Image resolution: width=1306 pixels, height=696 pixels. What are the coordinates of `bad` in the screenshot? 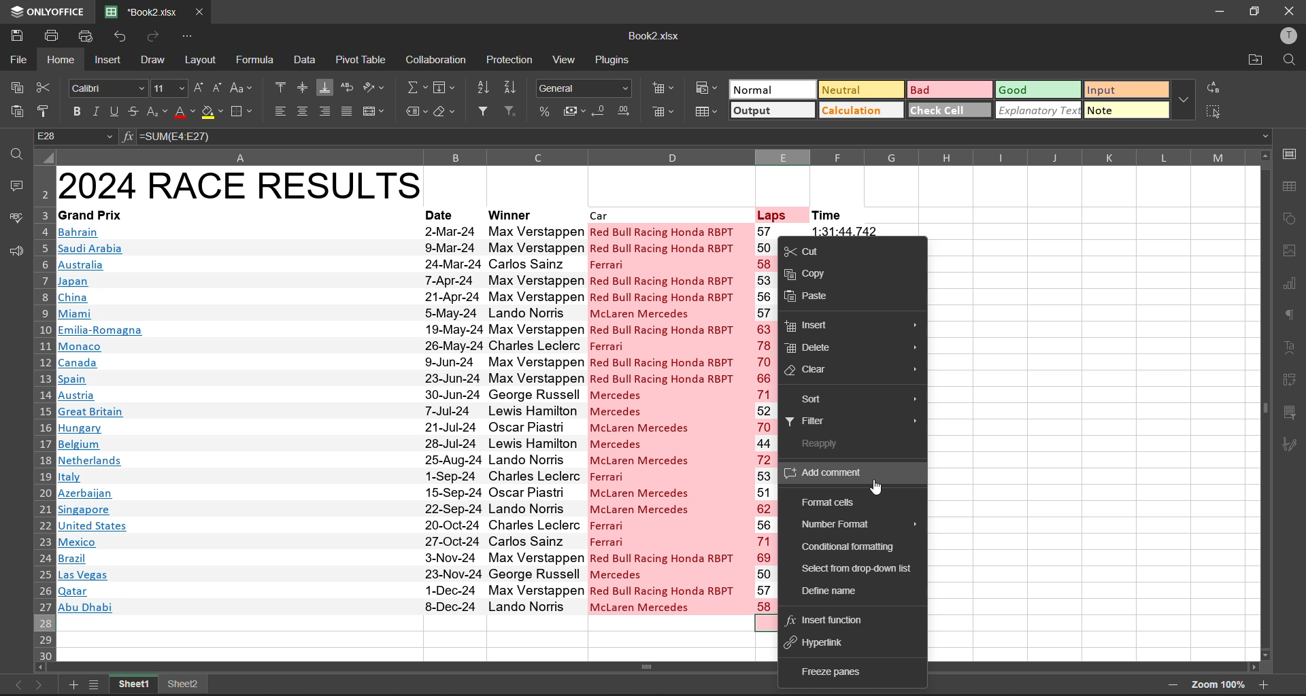 It's located at (948, 90).